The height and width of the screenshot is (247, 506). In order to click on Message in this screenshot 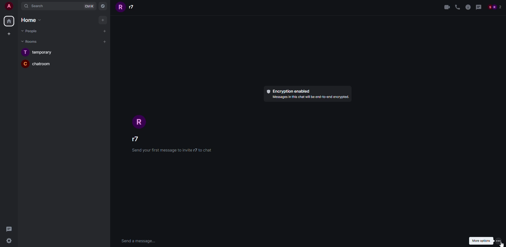, I will do `click(10, 229)`.